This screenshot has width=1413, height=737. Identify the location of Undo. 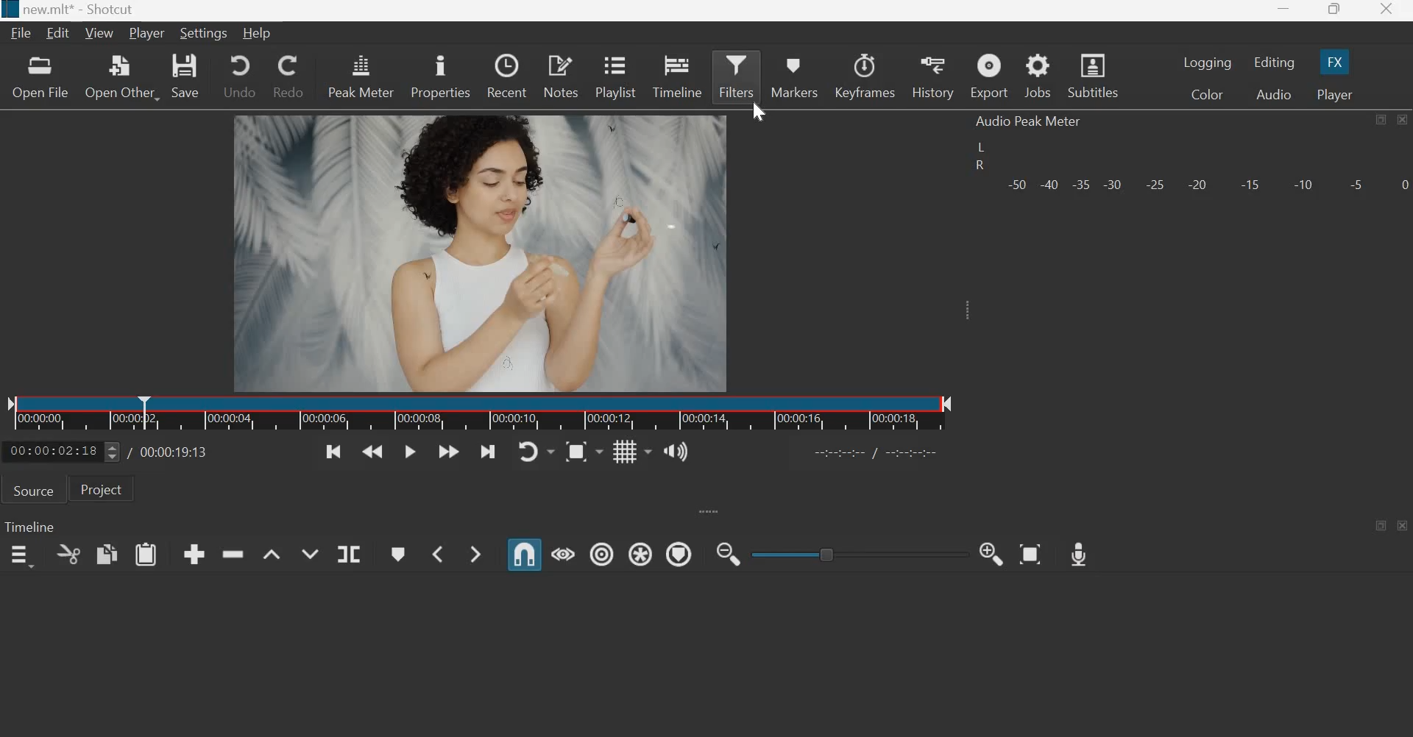
(237, 76).